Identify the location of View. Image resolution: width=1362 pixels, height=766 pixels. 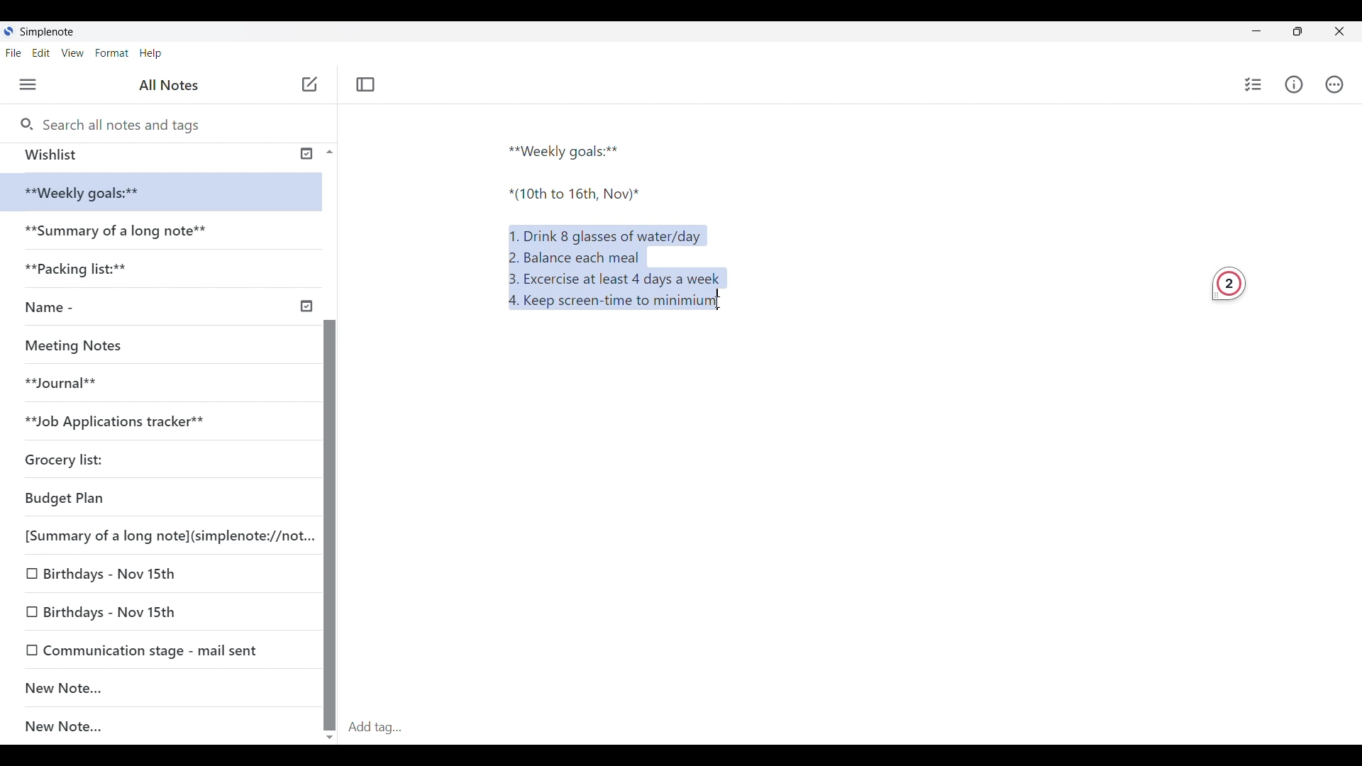
(74, 54).